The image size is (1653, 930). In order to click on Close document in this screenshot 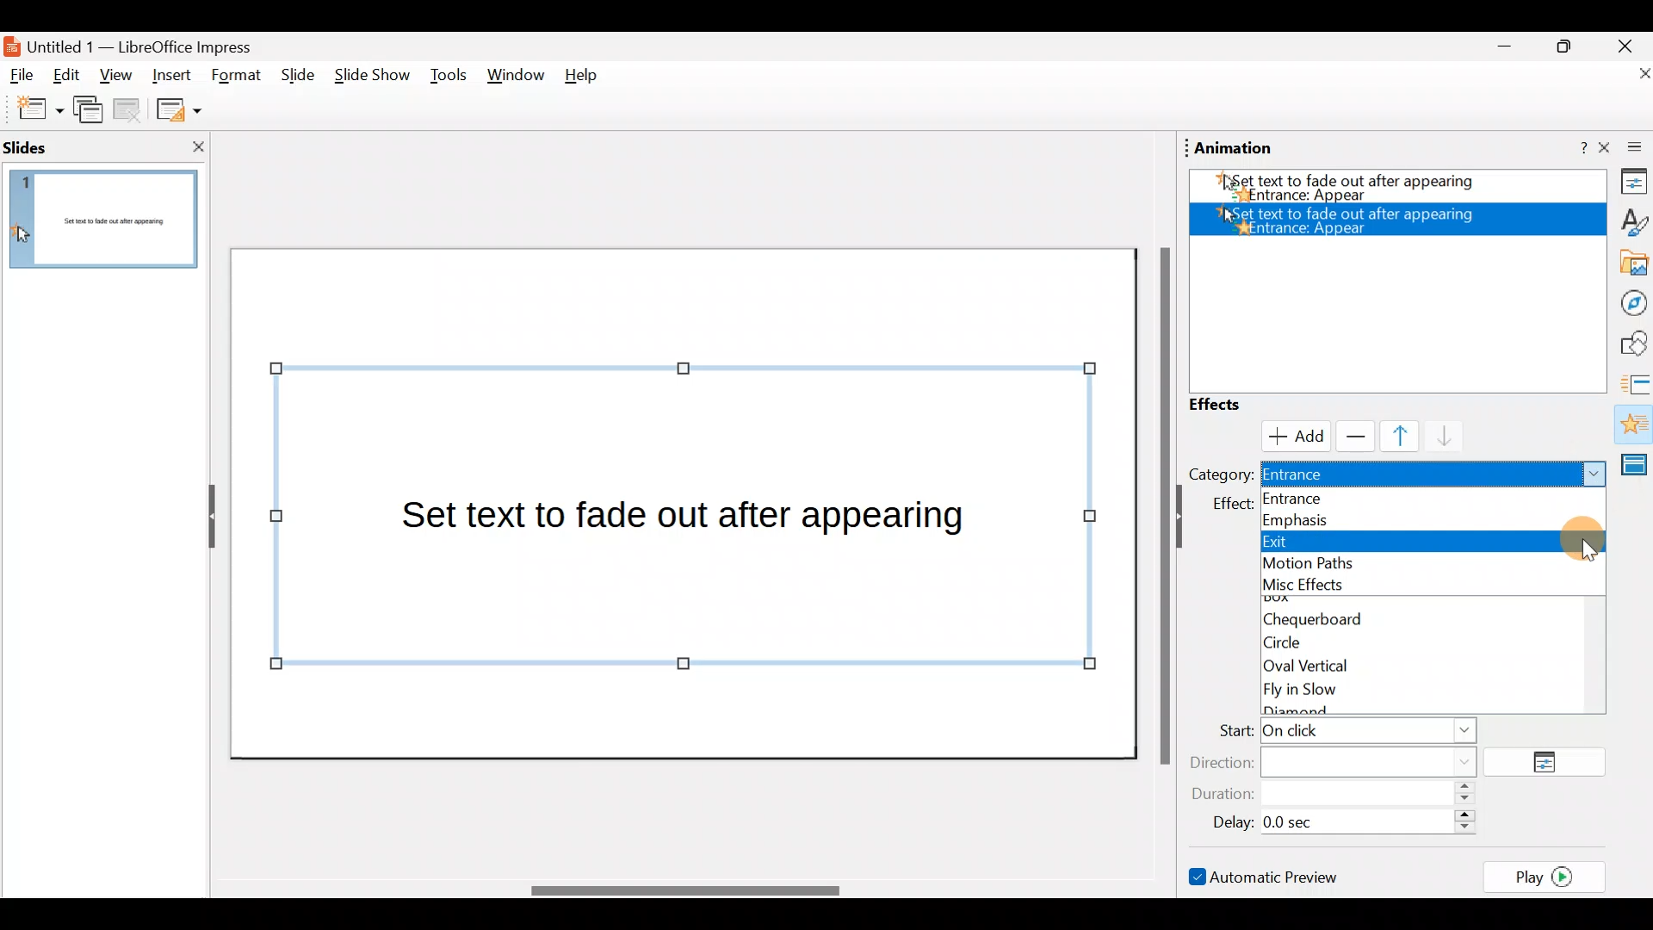, I will do `click(1627, 75)`.